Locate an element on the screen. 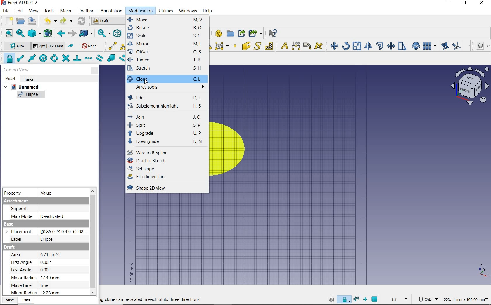 Image resolution: width=491 pixels, height=305 pixels. mirror is located at coordinates (166, 44).